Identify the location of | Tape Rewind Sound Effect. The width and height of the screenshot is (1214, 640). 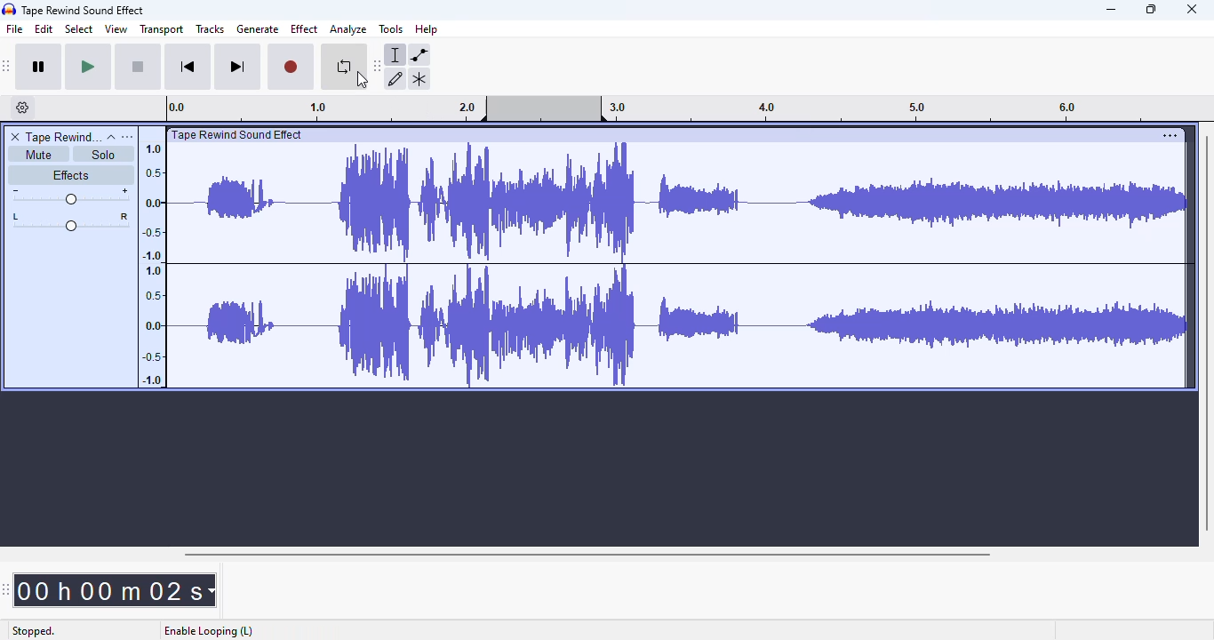
(236, 135).